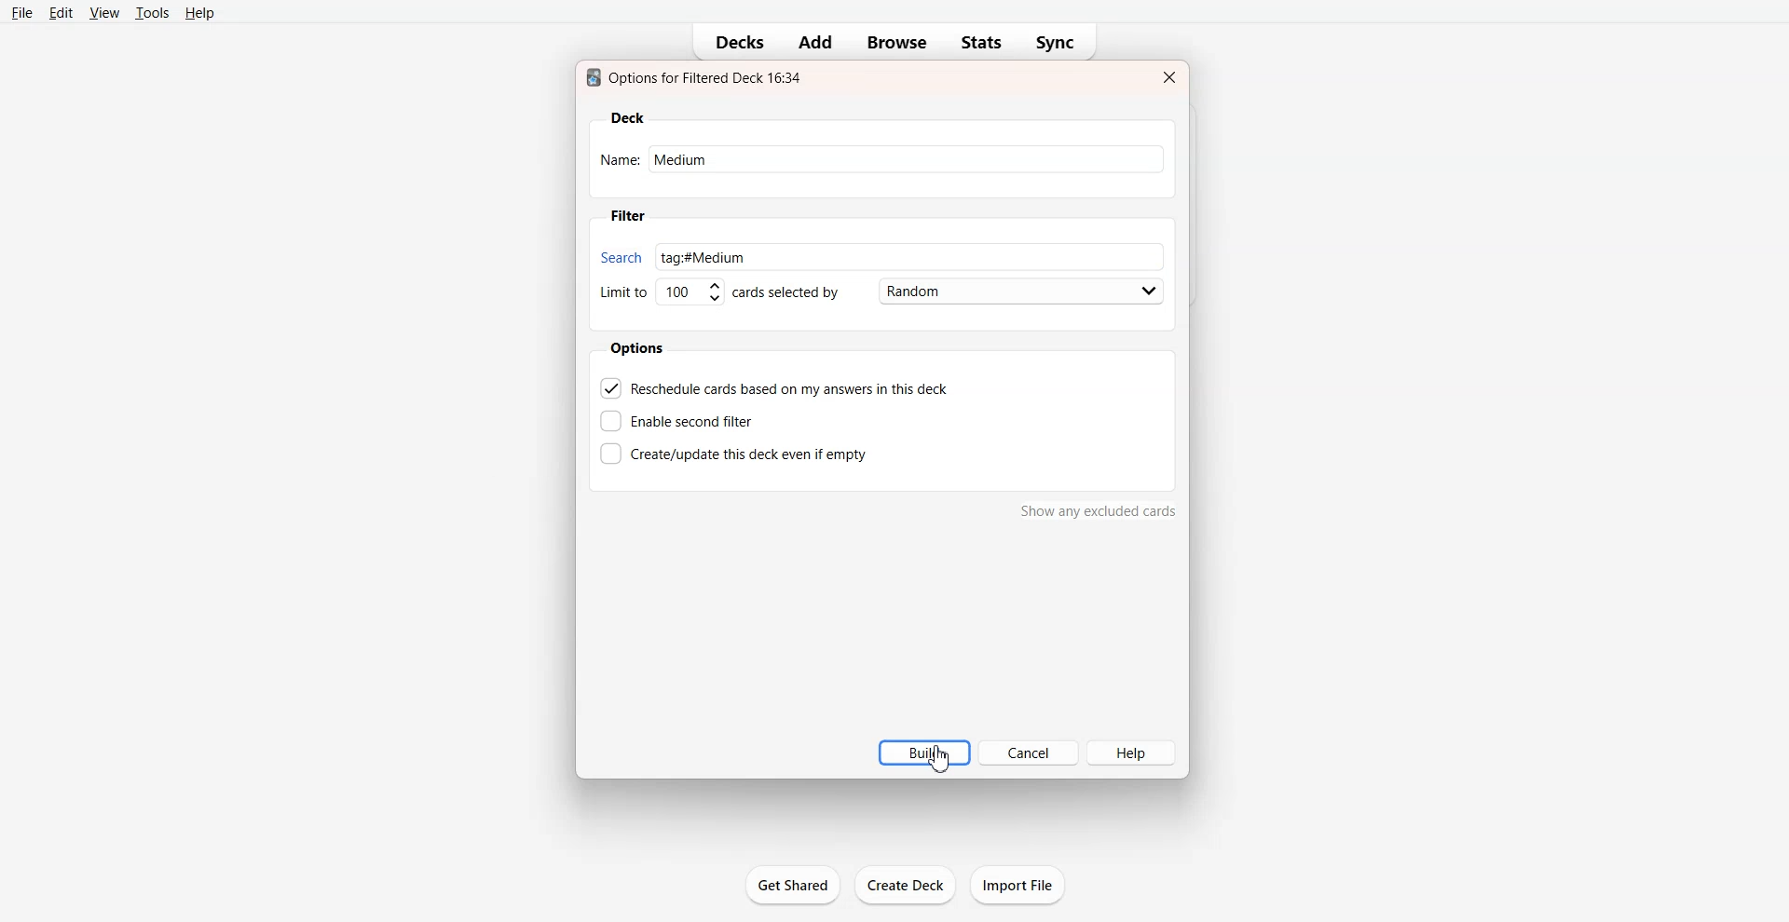 The width and height of the screenshot is (1789, 922). Describe the element at coordinates (1168, 77) in the screenshot. I see `Close` at that location.